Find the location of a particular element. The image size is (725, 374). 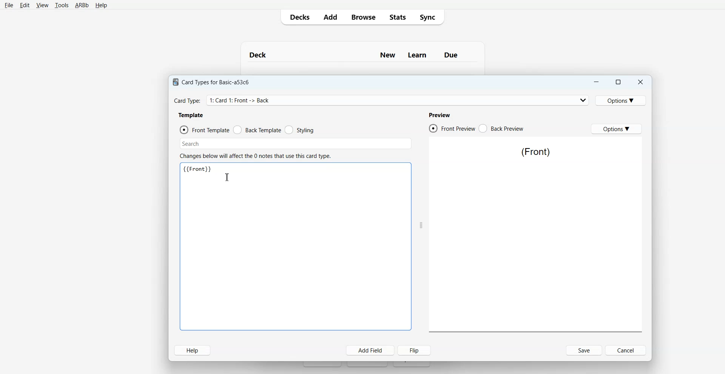

Preview is located at coordinates (439, 115).